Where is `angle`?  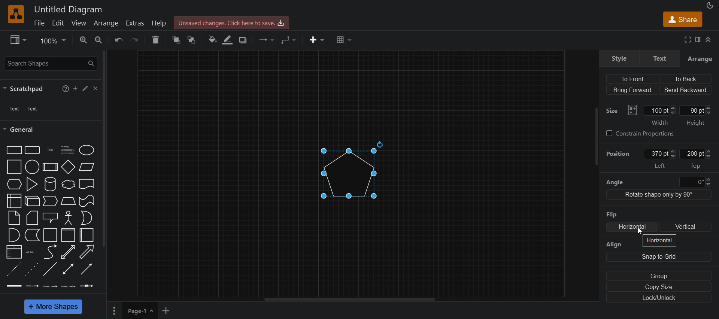
angle is located at coordinates (615, 183).